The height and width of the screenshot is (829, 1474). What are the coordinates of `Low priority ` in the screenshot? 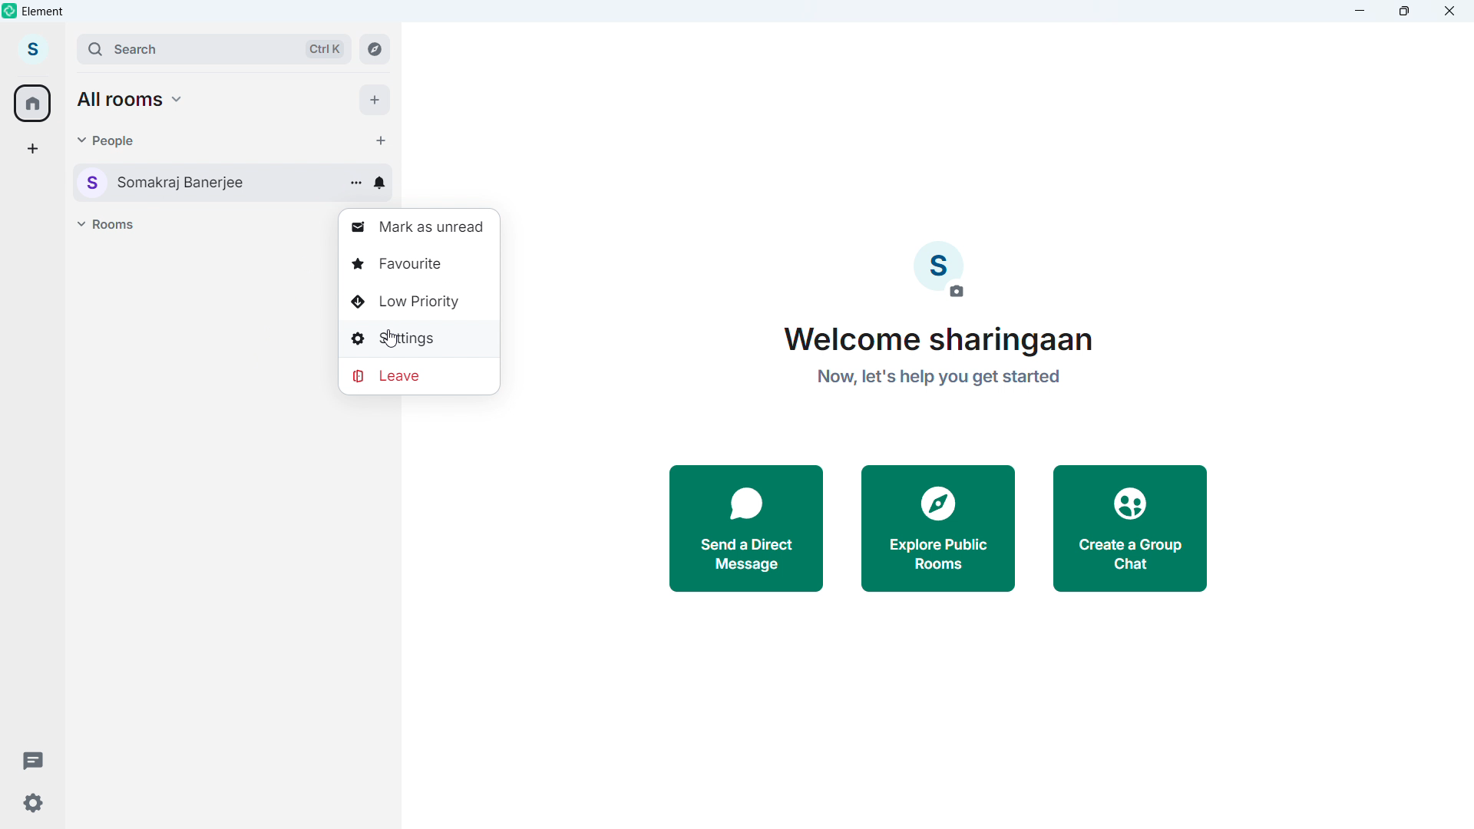 It's located at (418, 300).